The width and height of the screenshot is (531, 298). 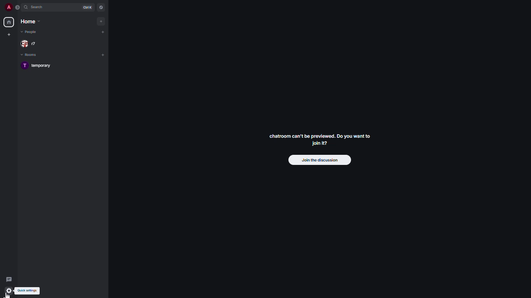 I want to click on home, so click(x=31, y=21).